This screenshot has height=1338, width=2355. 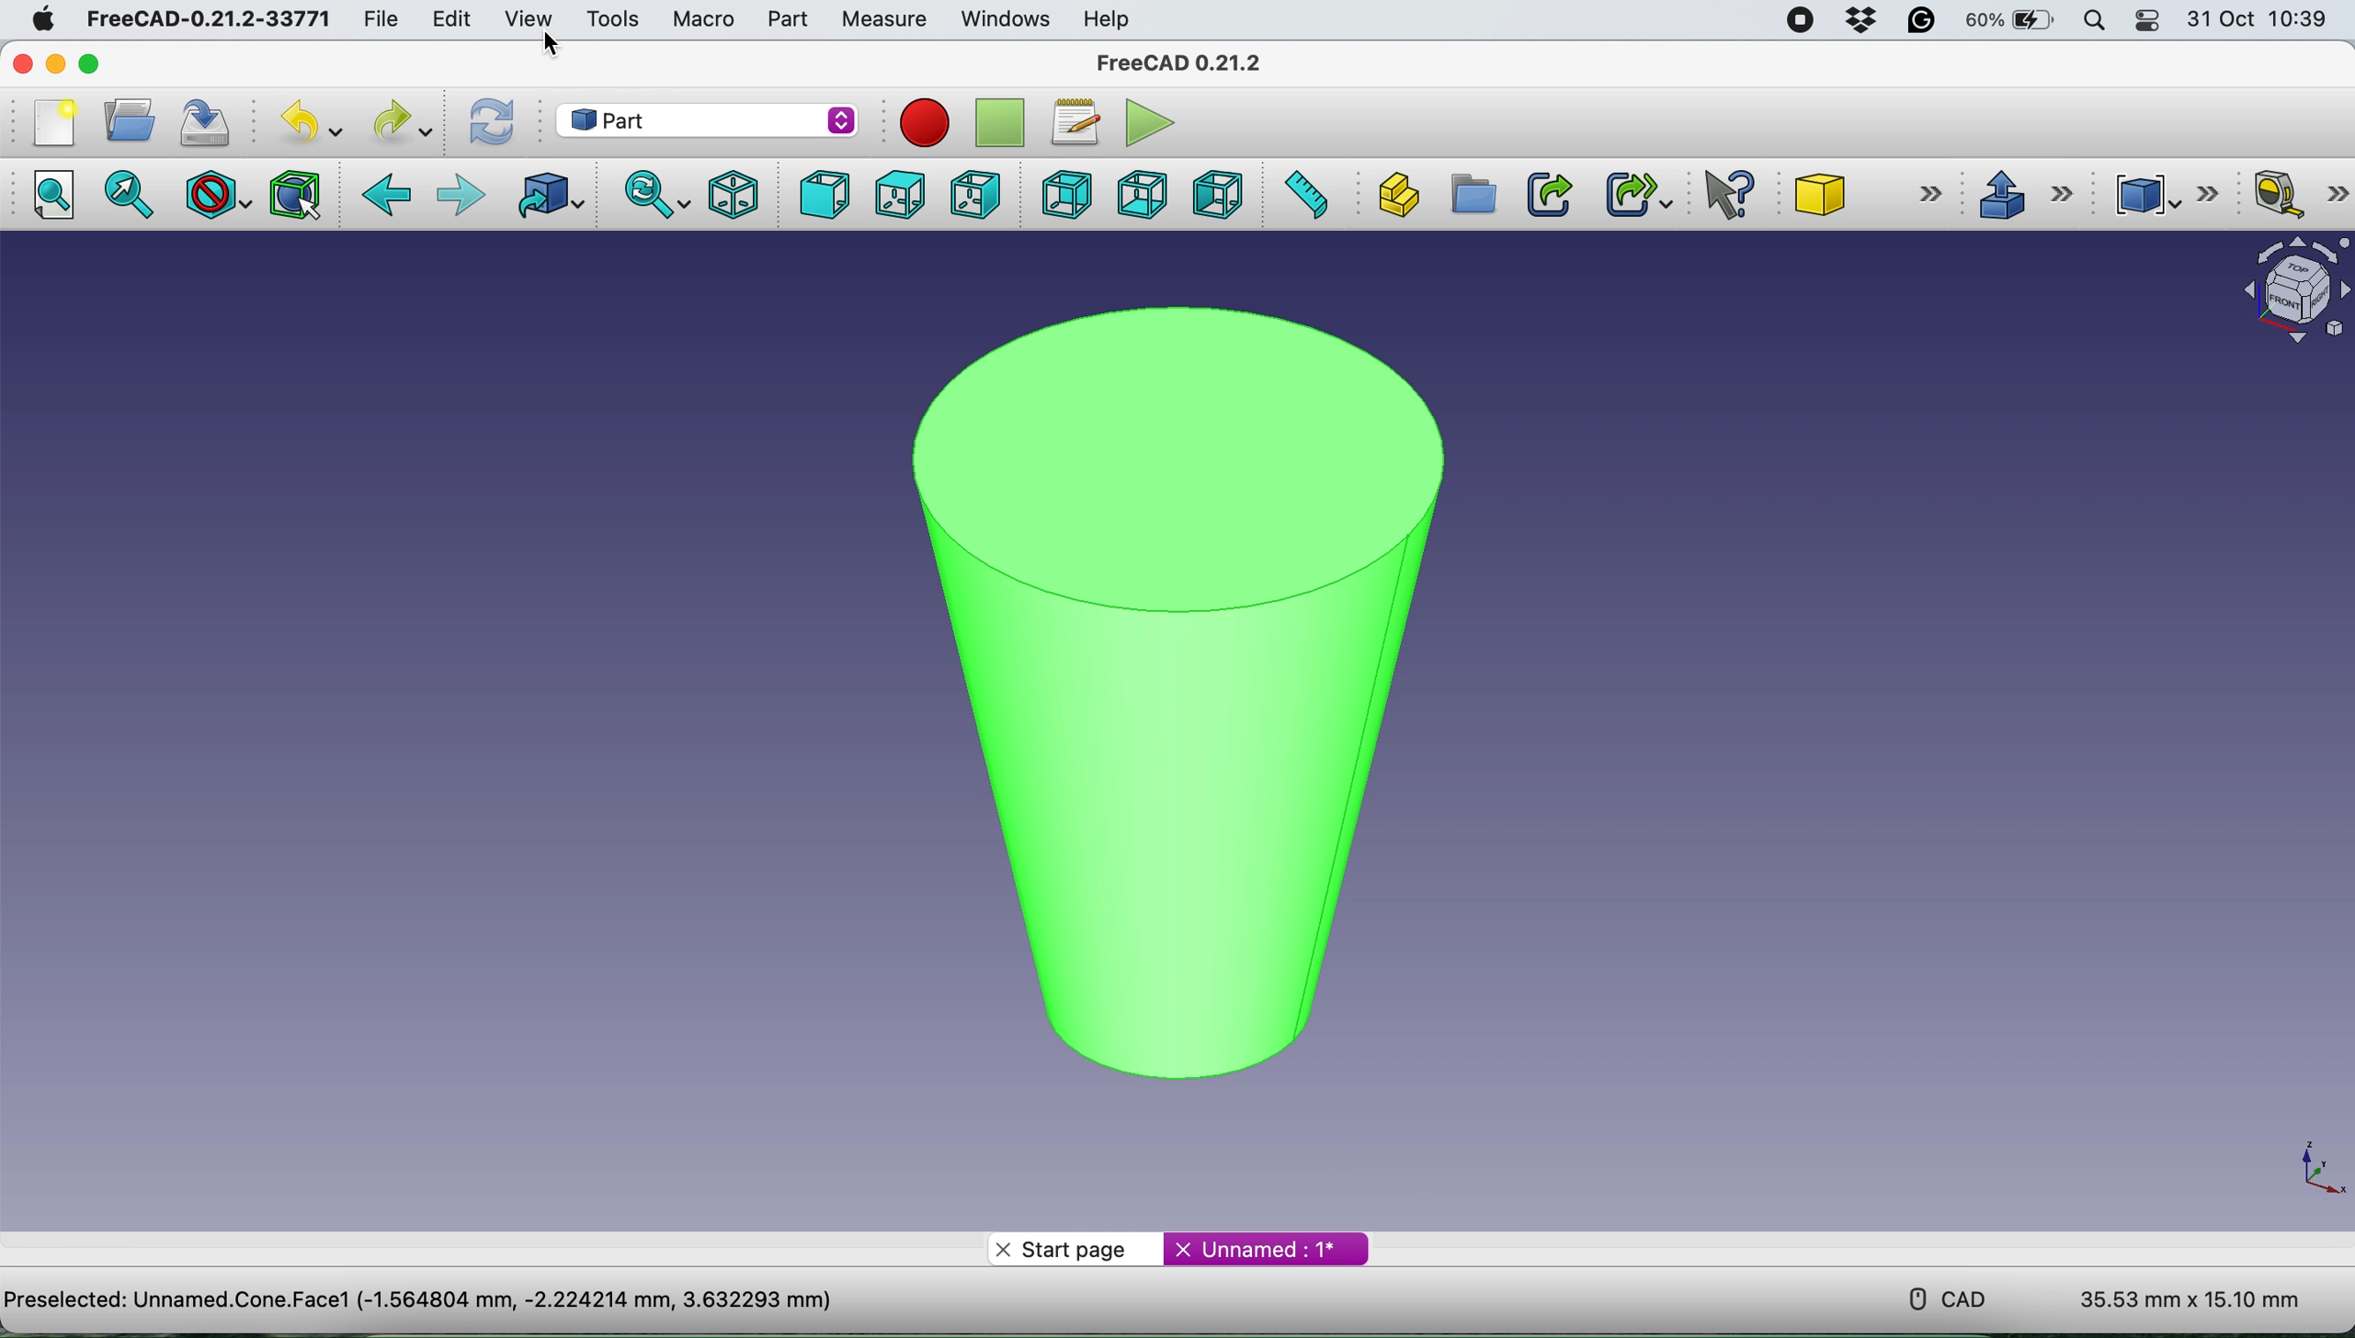 What do you see at coordinates (1064, 197) in the screenshot?
I see `rear` at bounding box center [1064, 197].